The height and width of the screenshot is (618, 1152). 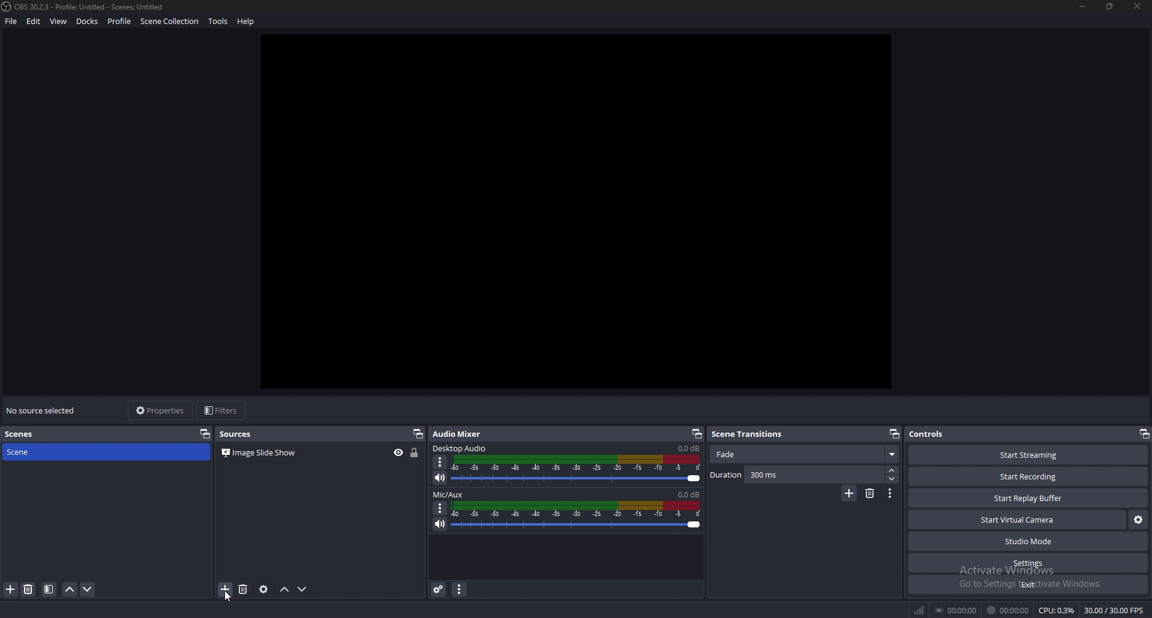 What do you see at coordinates (264, 589) in the screenshot?
I see `source properties` at bounding box center [264, 589].